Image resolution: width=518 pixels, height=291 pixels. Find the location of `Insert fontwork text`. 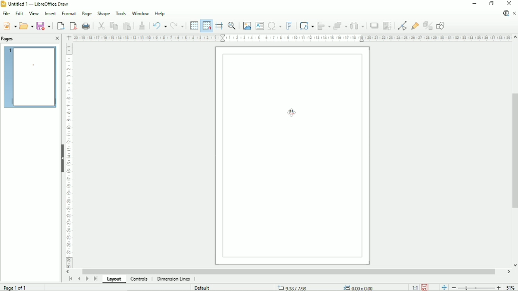

Insert fontwork text is located at coordinates (289, 25).